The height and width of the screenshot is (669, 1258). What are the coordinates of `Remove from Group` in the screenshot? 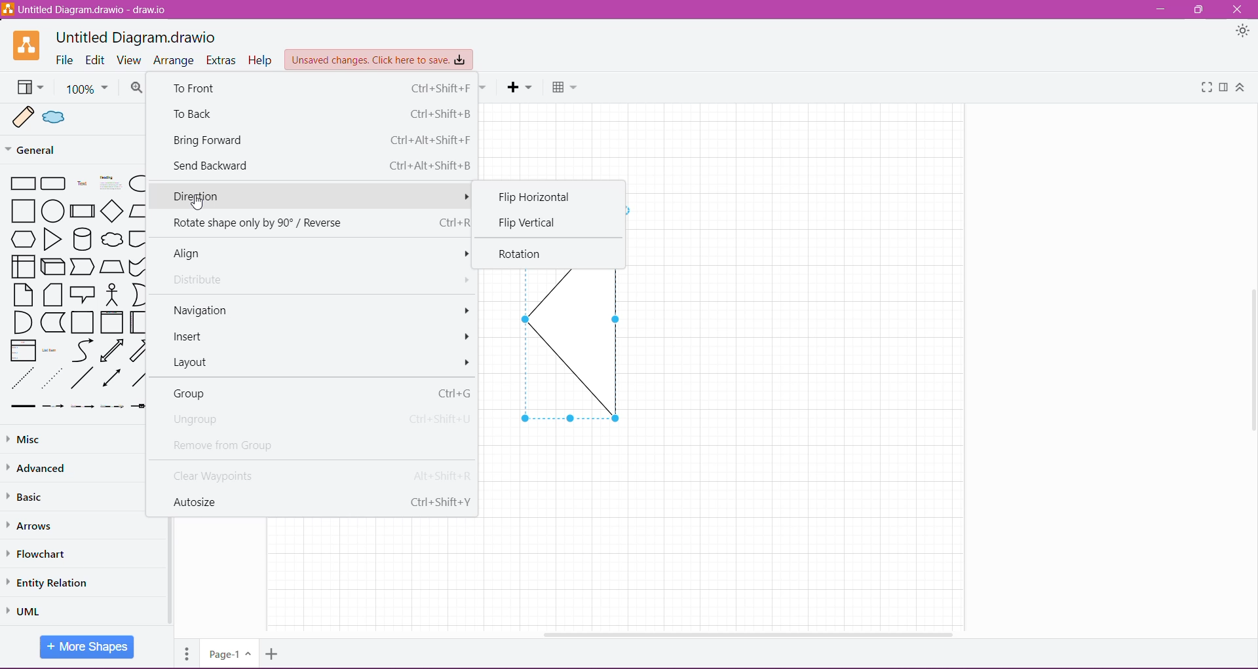 It's located at (317, 445).